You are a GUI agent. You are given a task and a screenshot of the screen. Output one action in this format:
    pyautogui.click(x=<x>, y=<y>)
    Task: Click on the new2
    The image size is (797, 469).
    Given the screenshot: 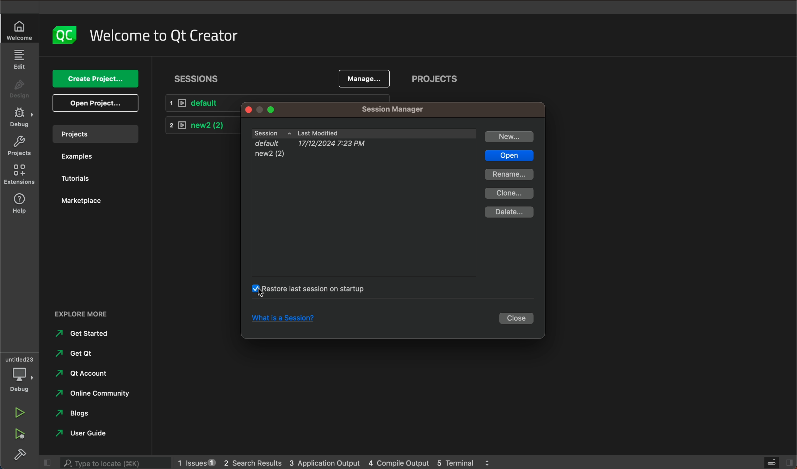 What is the action you would take?
    pyautogui.click(x=334, y=156)
    